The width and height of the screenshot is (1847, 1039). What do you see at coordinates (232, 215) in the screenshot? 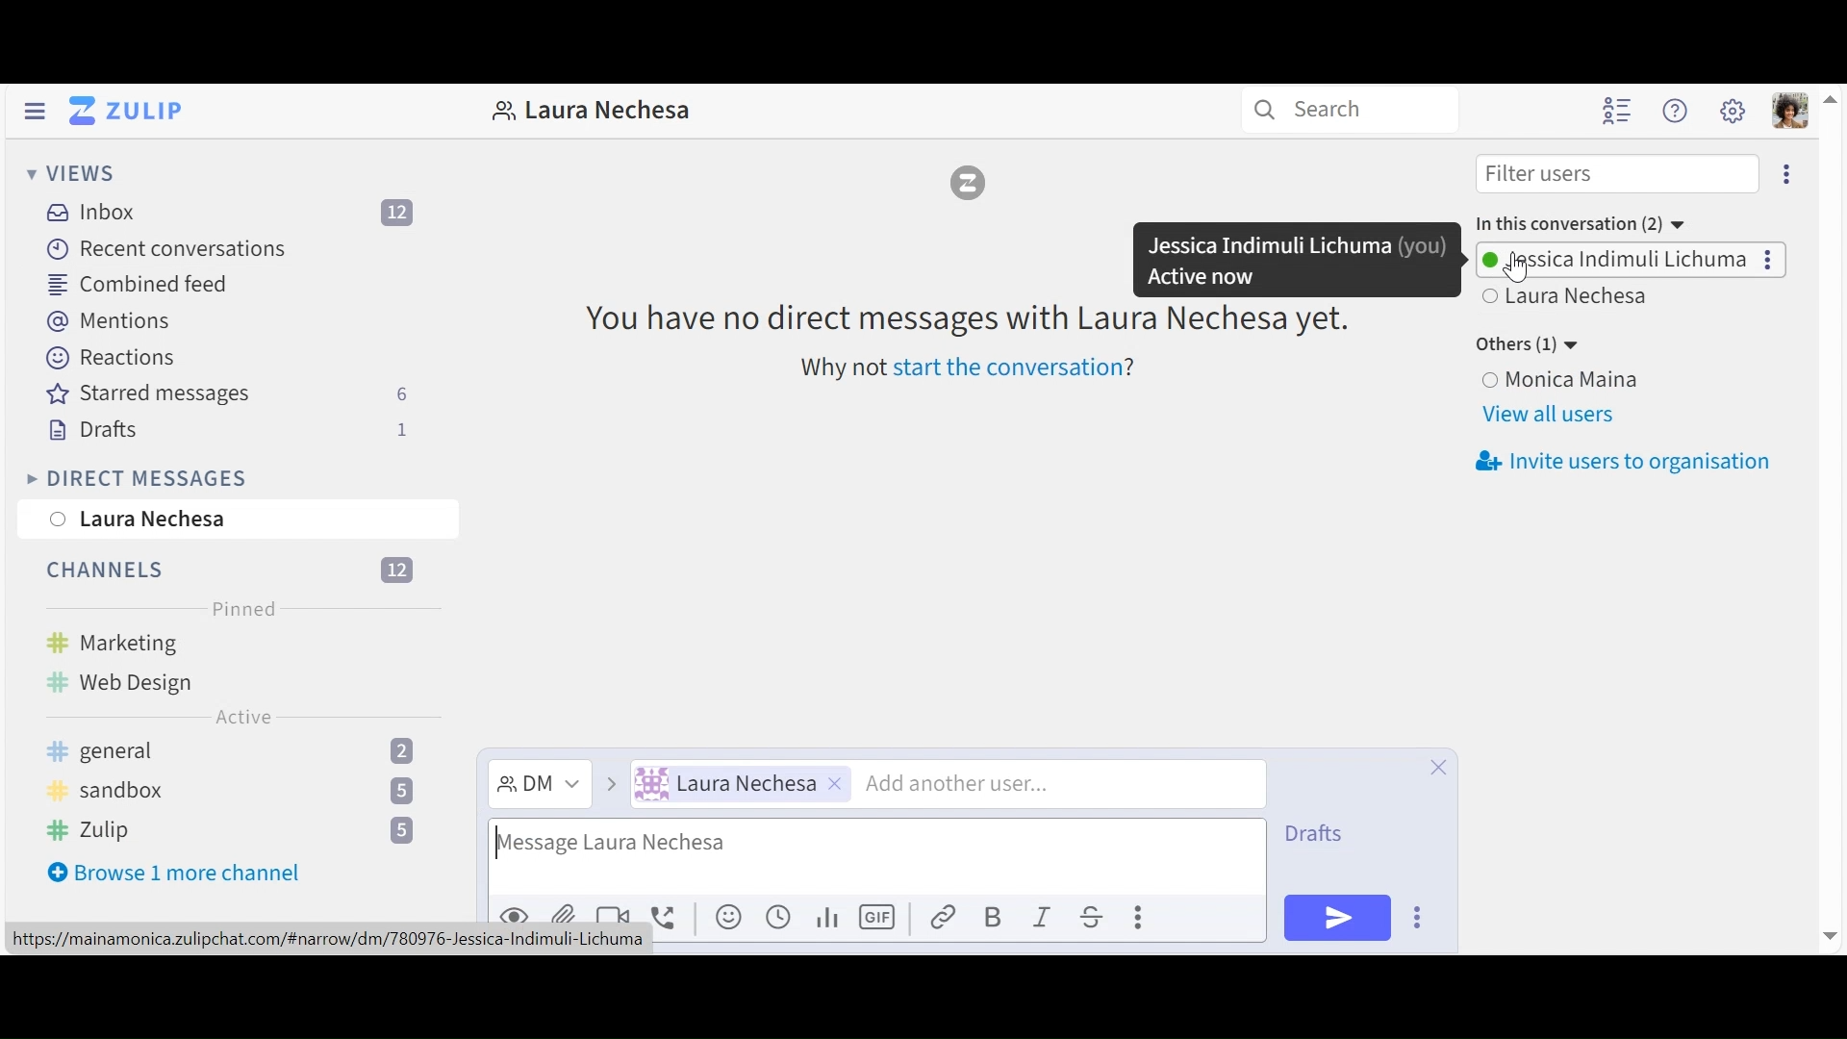
I see `Inboz` at bounding box center [232, 215].